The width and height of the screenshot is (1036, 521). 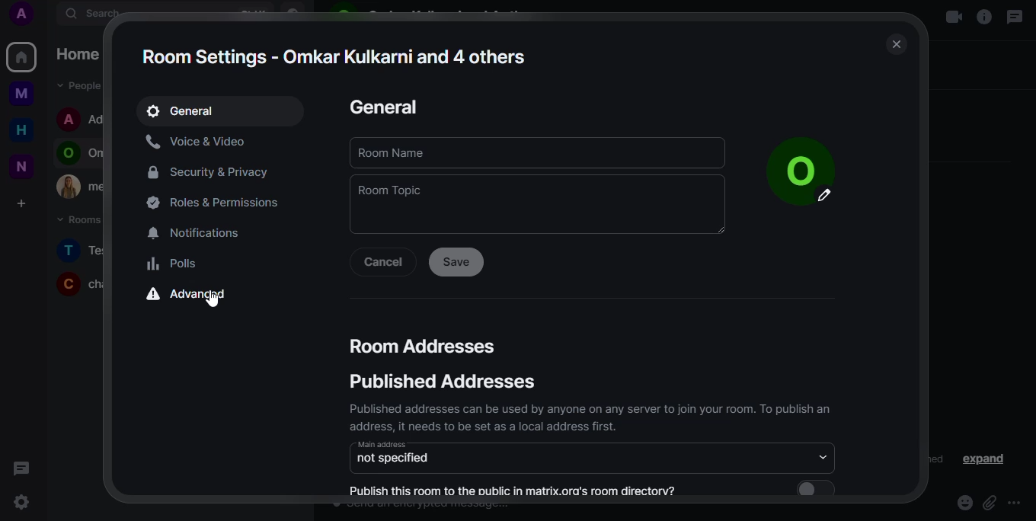 What do you see at coordinates (589, 416) in the screenshot?
I see `info` at bounding box center [589, 416].